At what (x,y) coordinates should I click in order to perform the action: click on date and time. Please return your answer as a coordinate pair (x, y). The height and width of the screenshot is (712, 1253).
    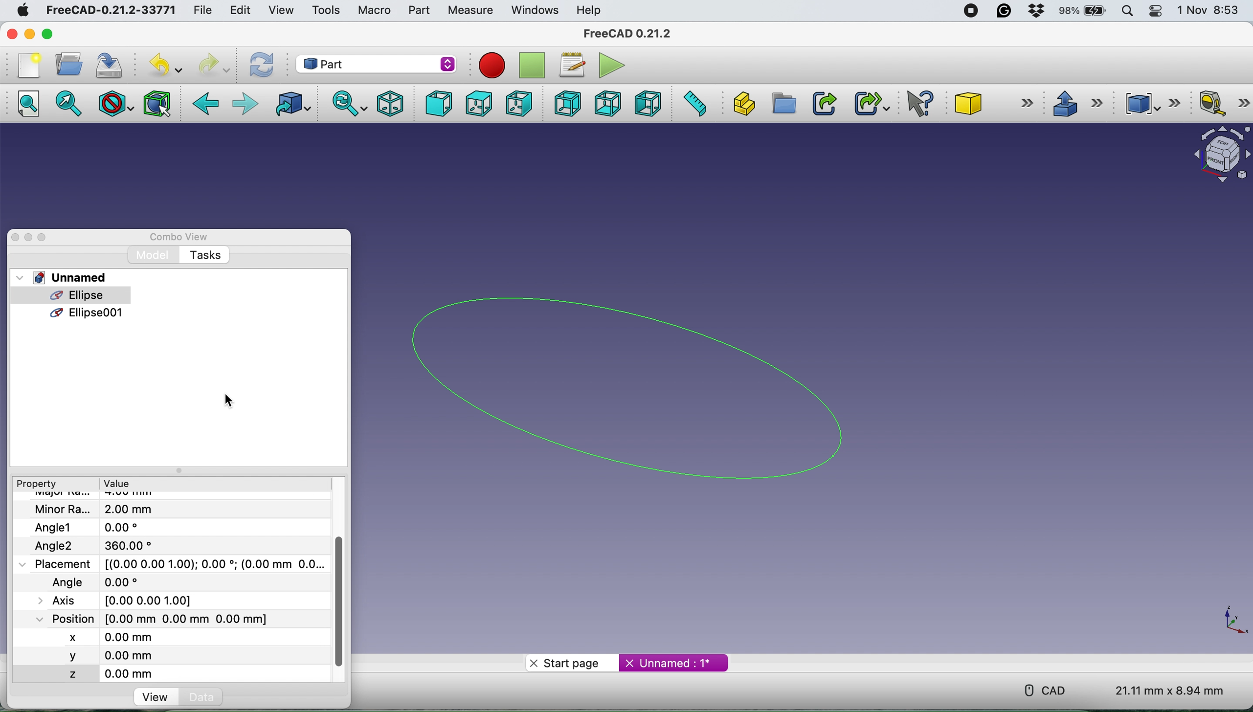
    Looking at the image, I should click on (1209, 11).